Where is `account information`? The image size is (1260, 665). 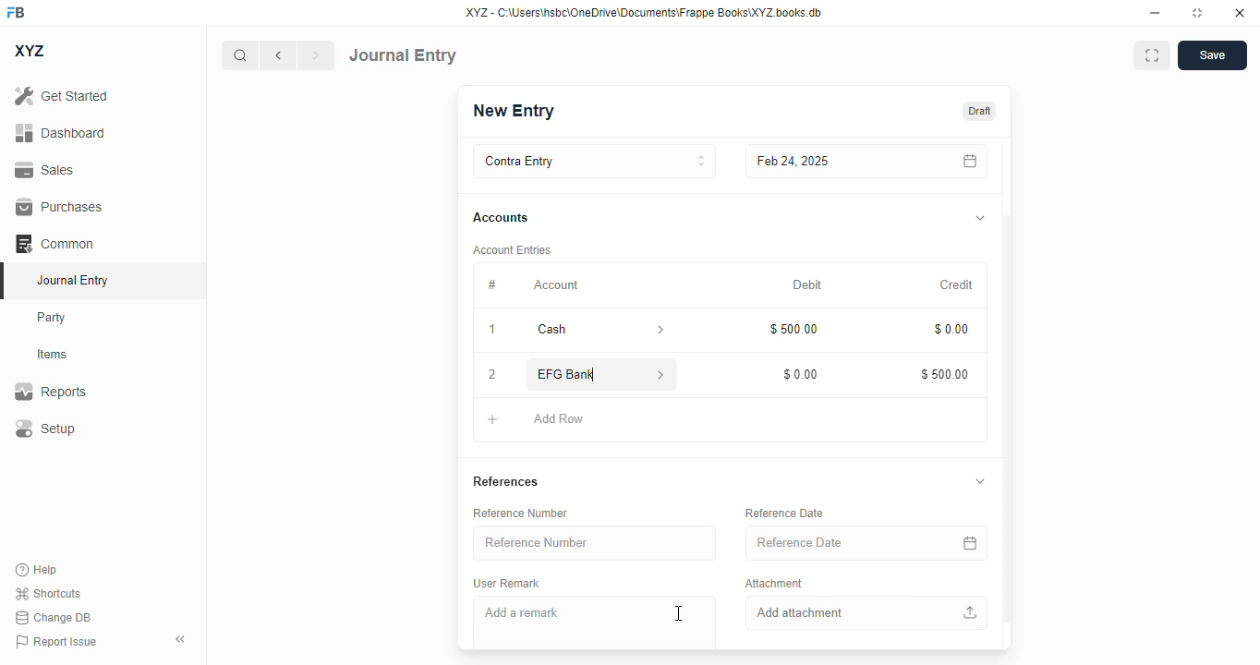 account information is located at coordinates (655, 330).